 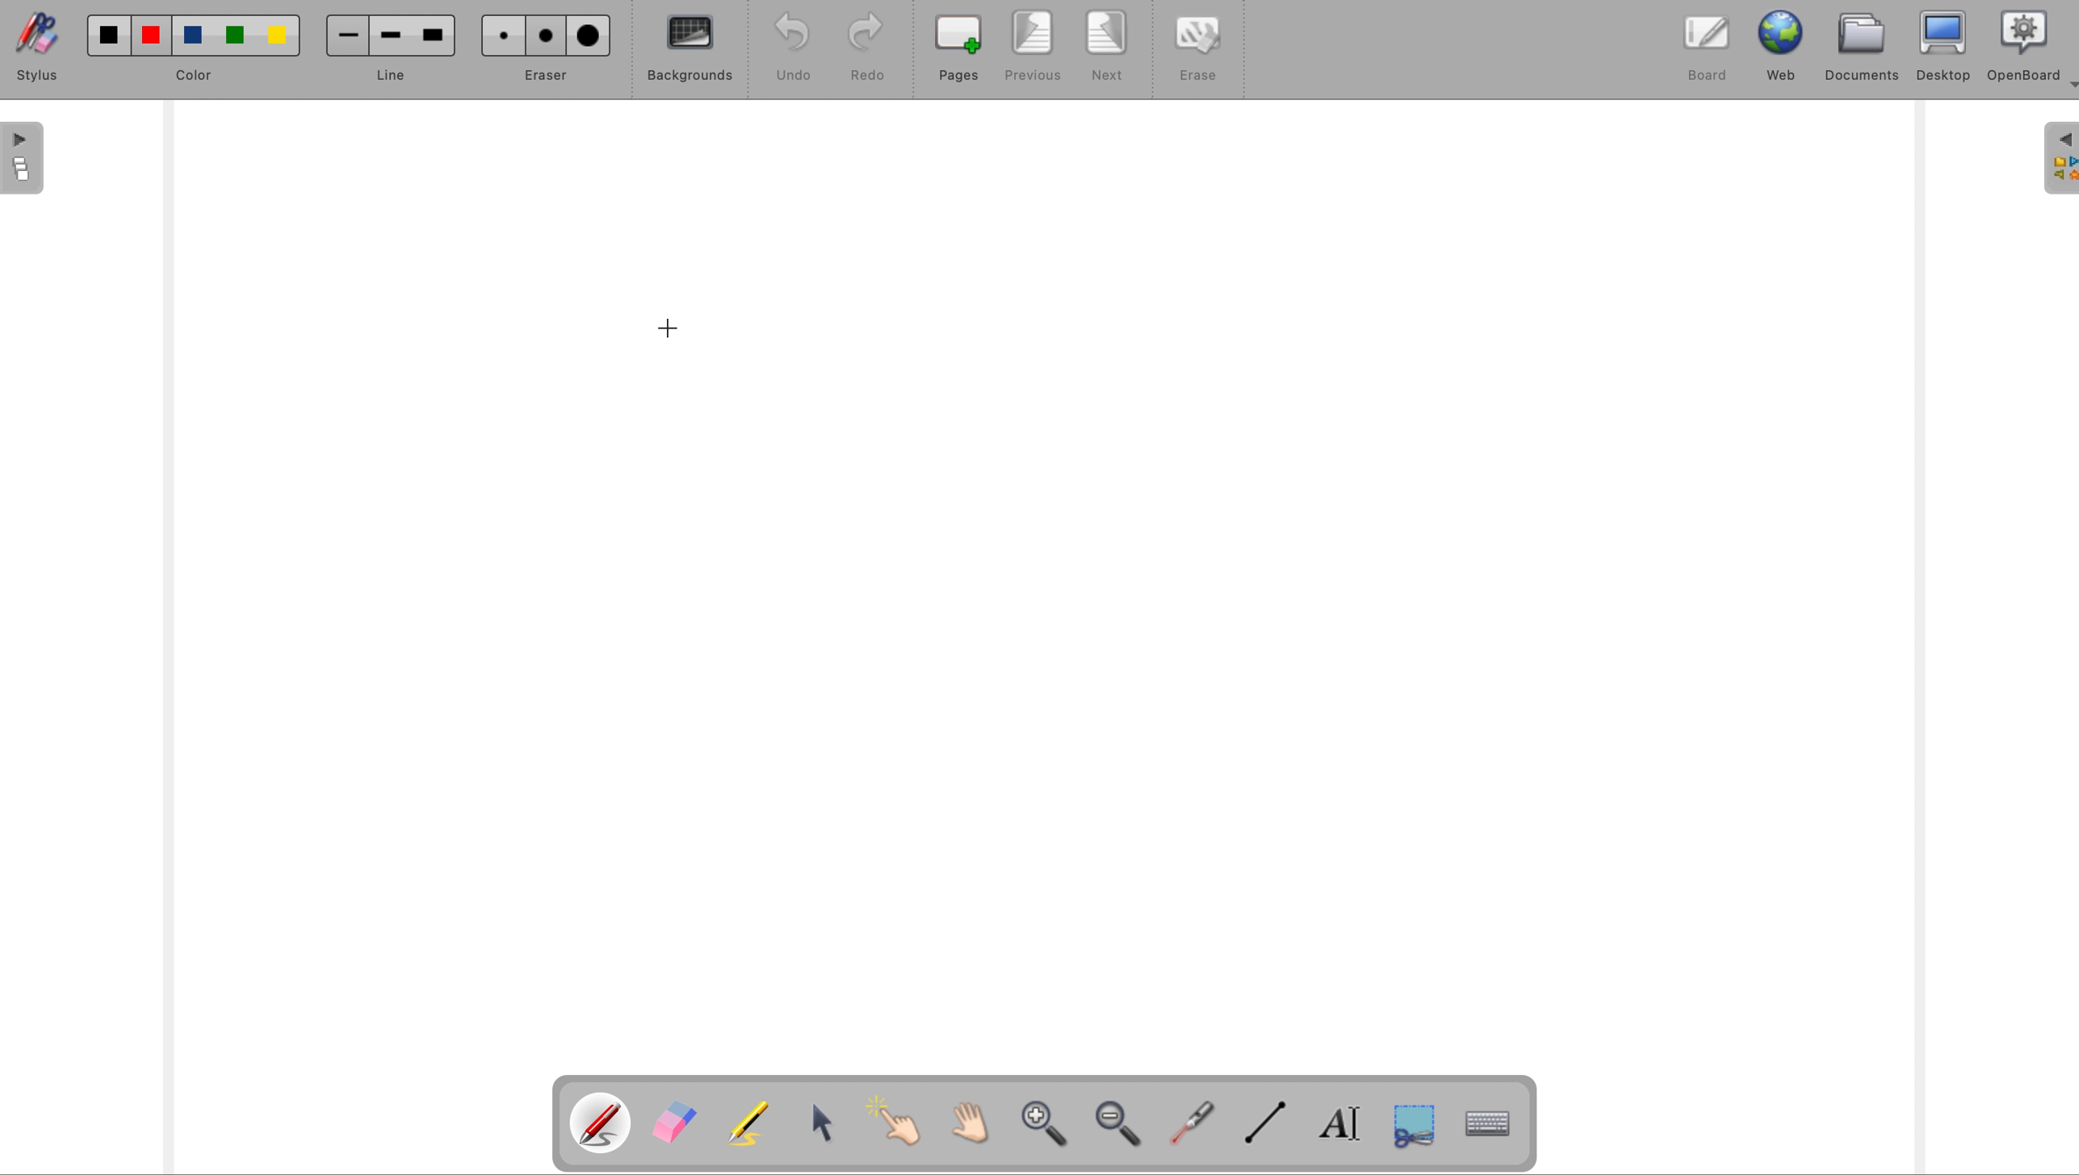 What do you see at coordinates (44, 46) in the screenshot?
I see `stylus` at bounding box center [44, 46].